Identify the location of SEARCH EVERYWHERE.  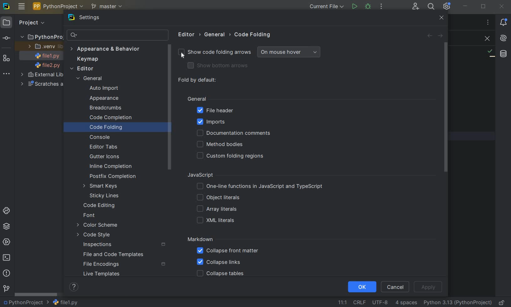
(431, 7).